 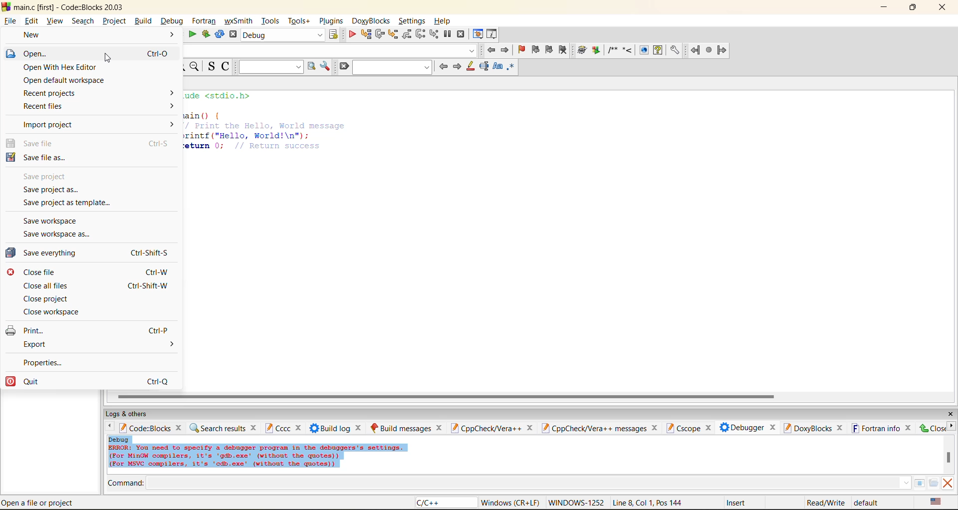 I want to click on close, so click(x=840, y=428).